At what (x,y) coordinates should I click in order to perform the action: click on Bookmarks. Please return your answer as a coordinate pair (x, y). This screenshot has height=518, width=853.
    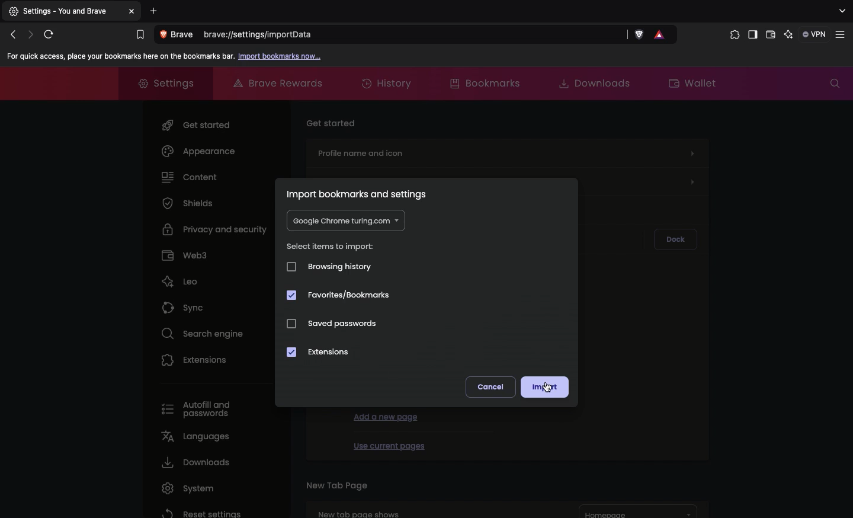
    Looking at the image, I should click on (483, 82).